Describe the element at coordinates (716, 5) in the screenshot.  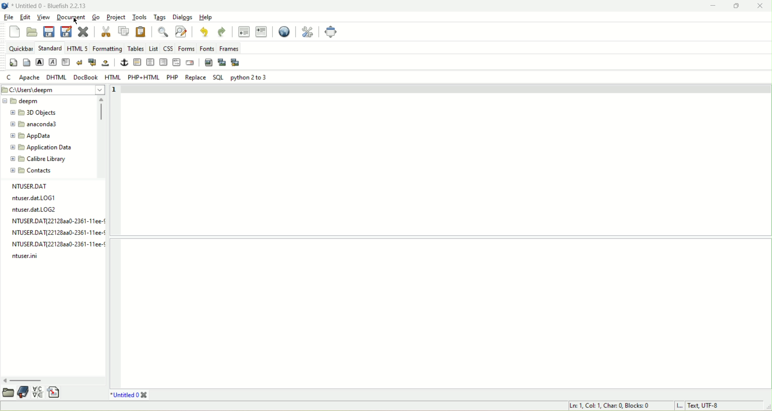
I see `minimize` at that location.